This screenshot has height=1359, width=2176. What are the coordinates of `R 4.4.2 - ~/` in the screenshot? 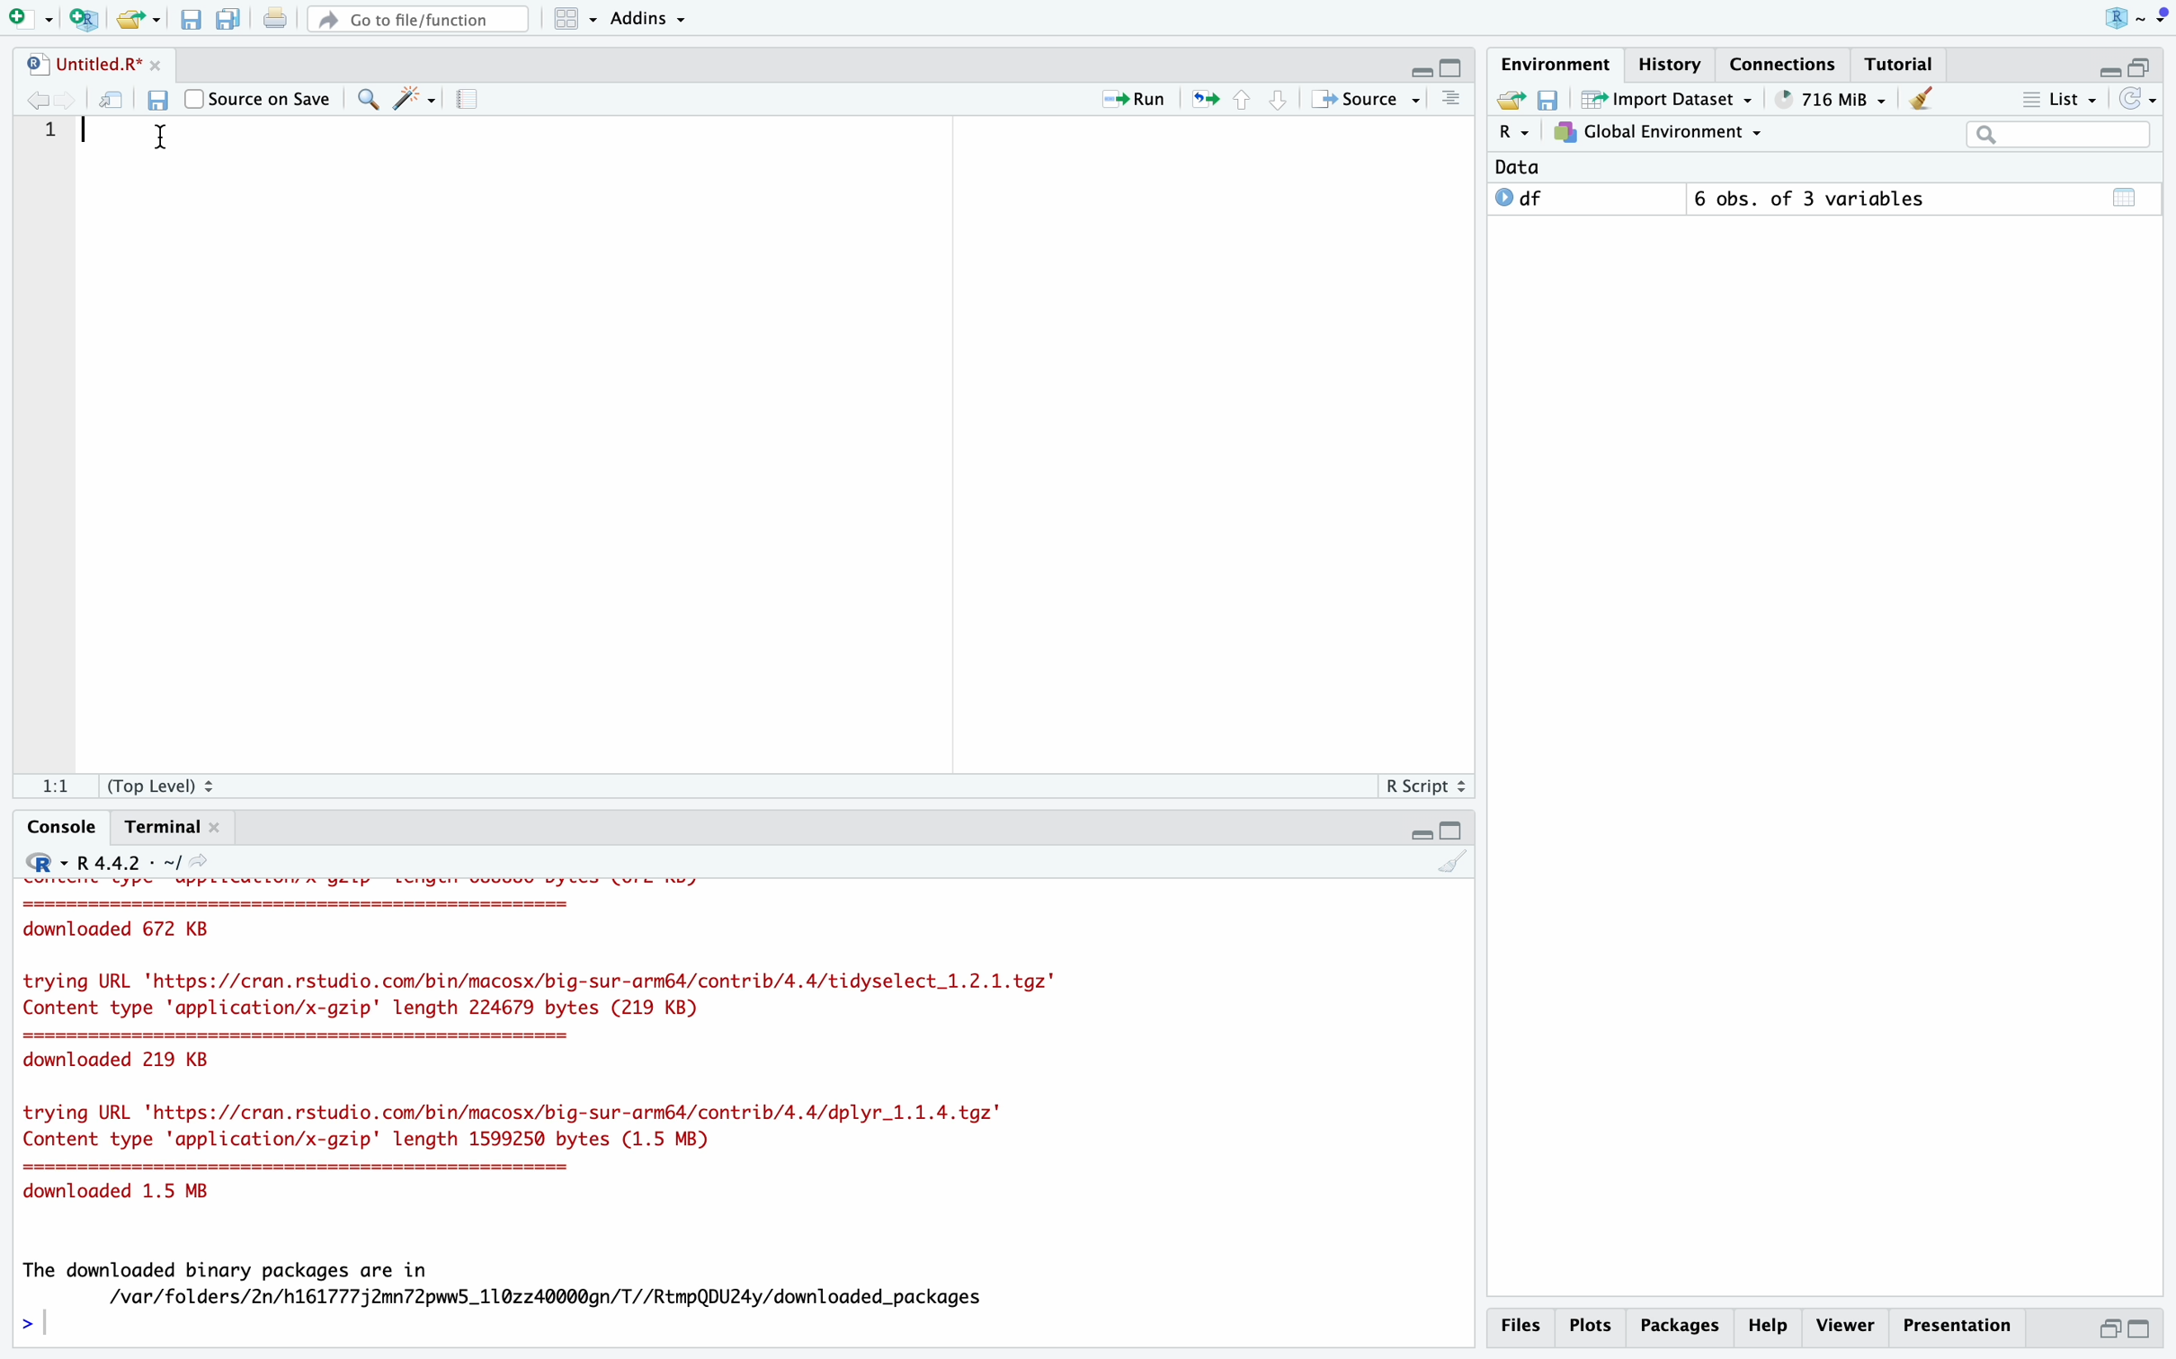 It's located at (118, 861).